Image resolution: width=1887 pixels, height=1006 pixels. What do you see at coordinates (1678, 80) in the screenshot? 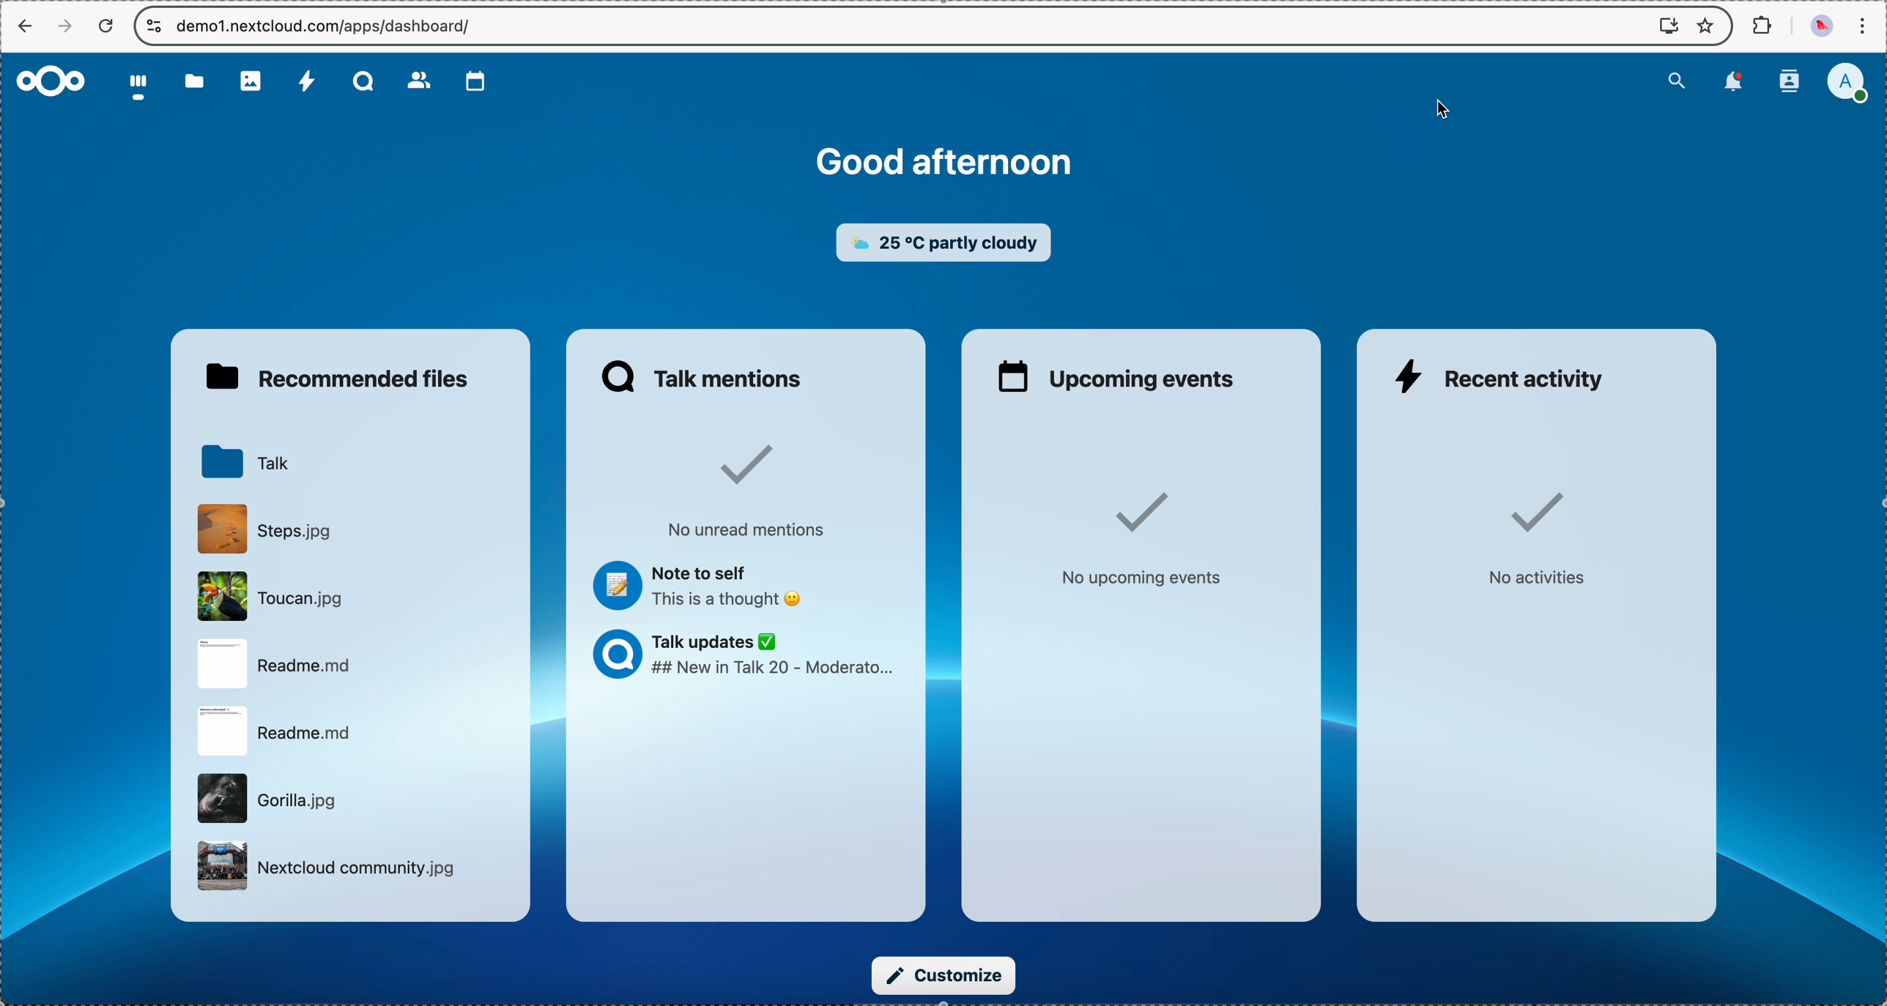
I see `search` at bounding box center [1678, 80].